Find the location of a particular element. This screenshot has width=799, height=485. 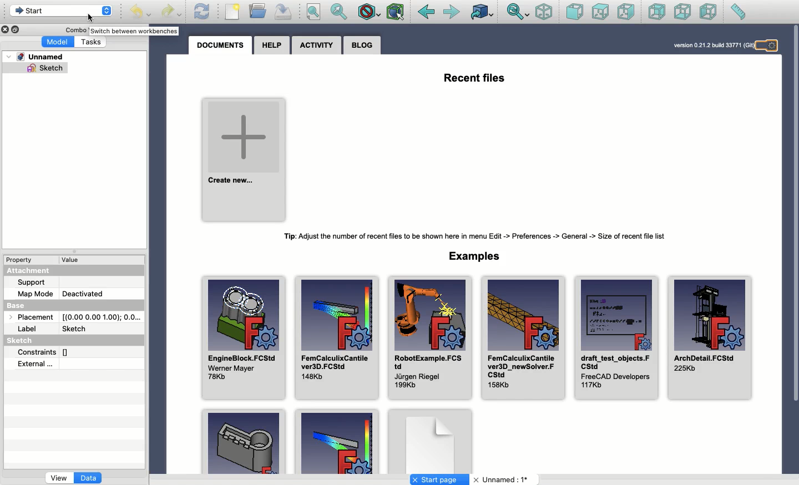

Deactivated is located at coordinates (84, 294).